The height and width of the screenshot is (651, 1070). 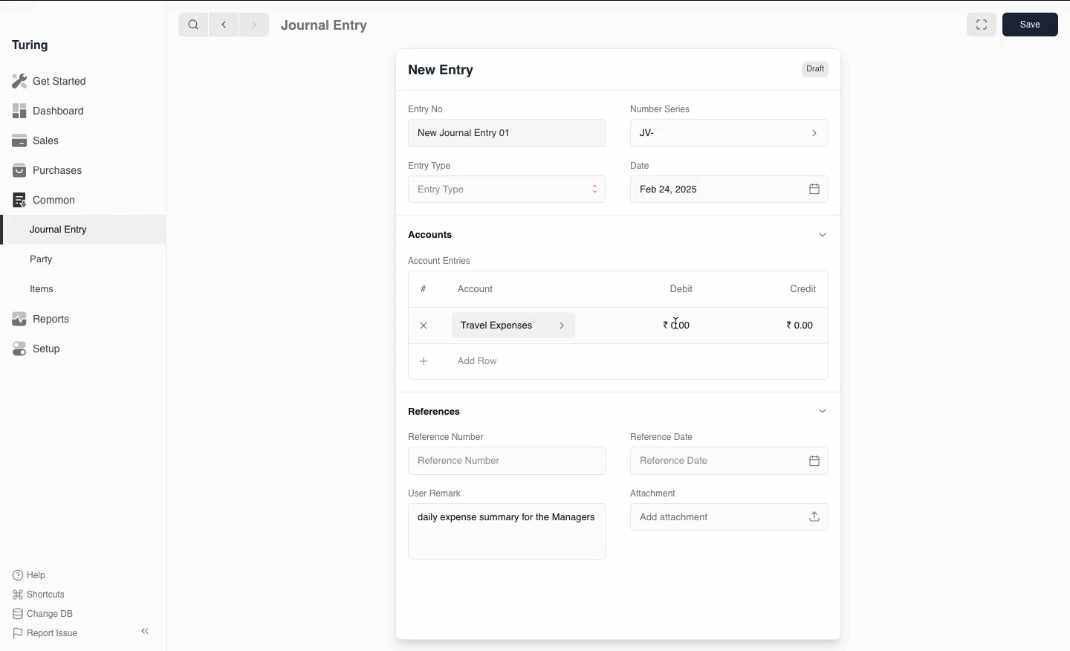 What do you see at coordinates (1031, 25) in the screenshot?
I see `Save` at bounding box center [1031, 25].